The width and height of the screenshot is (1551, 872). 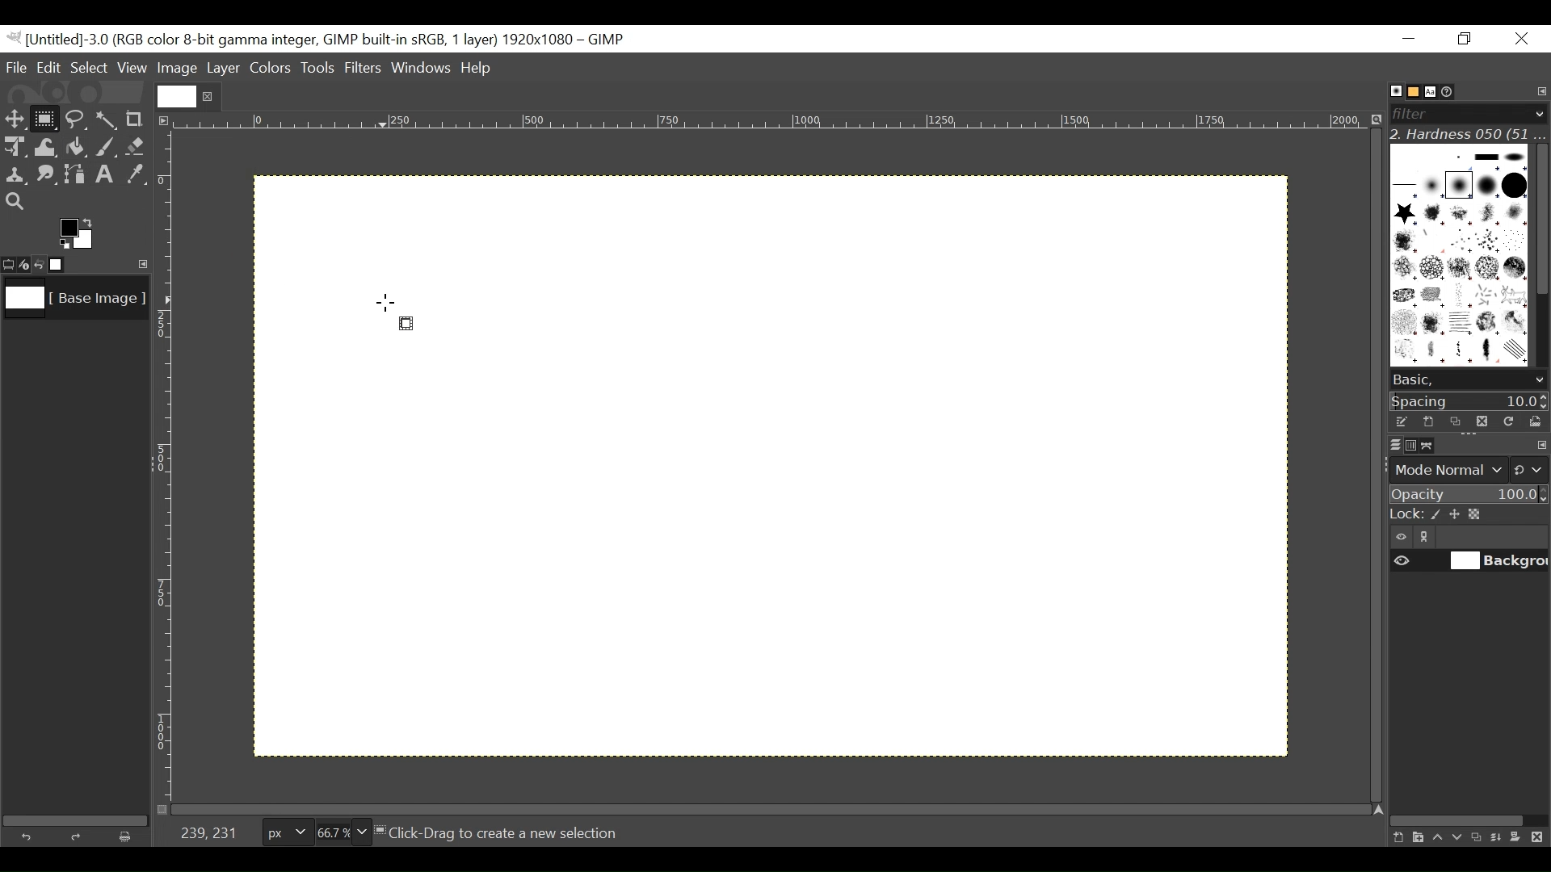 What do you see at coordinates (271, 68) in the screenshot?
I see `Colors` at bounding box center [271, 68].